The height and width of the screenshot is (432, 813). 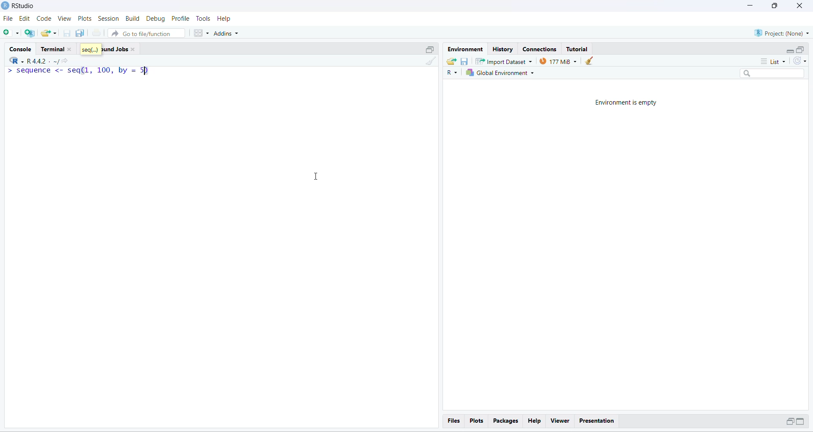 What do you see at coordinates (53, 49) in the screenshot?
I see `terminal` at bounding box center [53, 49].